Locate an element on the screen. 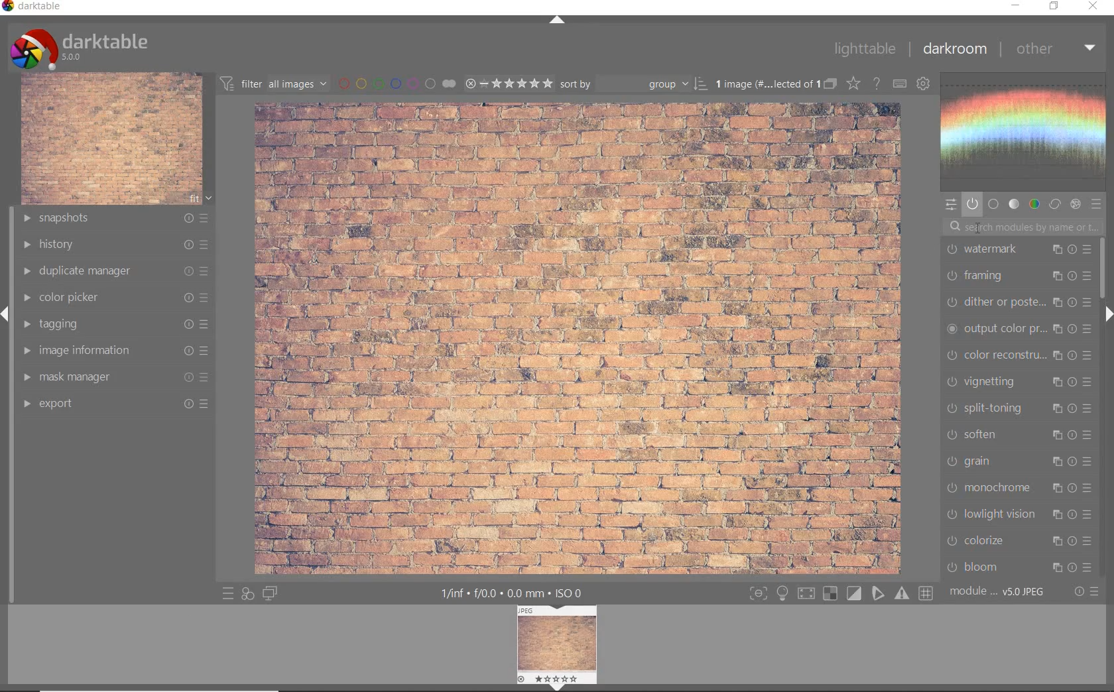  up is located at coordinates (558, 21).